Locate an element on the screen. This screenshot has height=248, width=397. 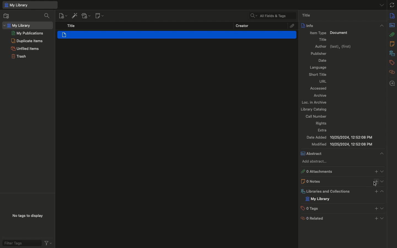
cursor is located at coordinates (374, 184).